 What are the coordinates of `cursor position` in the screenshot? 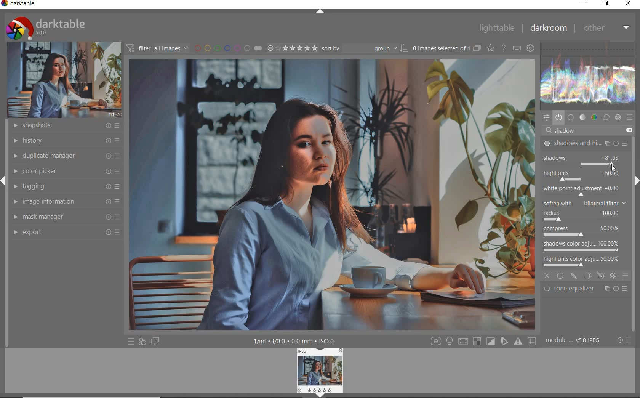 It's located at (614, 167).